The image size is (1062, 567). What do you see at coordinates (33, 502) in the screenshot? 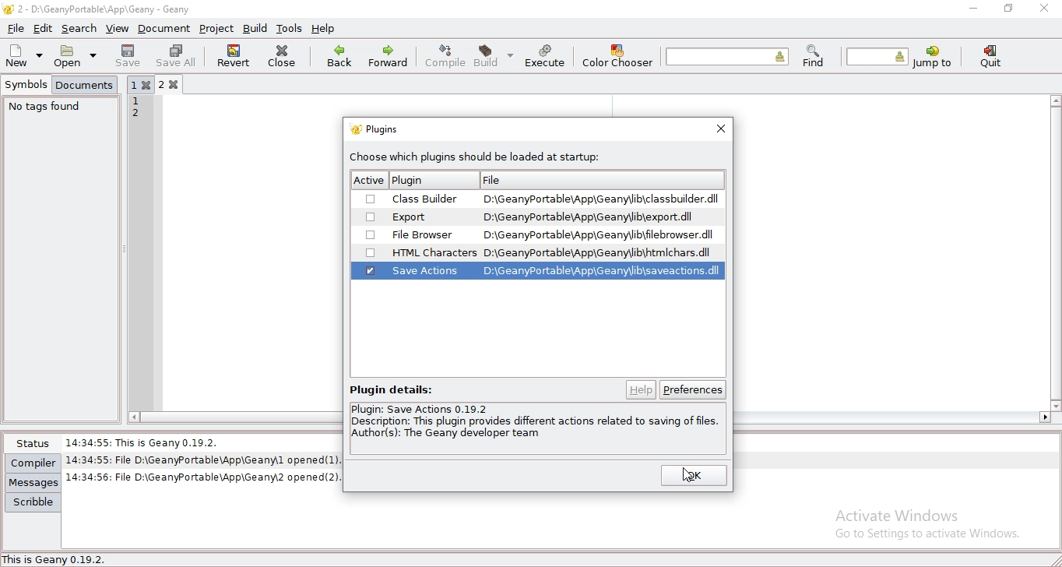
I see `scribble` at bounding box center [33, 502].